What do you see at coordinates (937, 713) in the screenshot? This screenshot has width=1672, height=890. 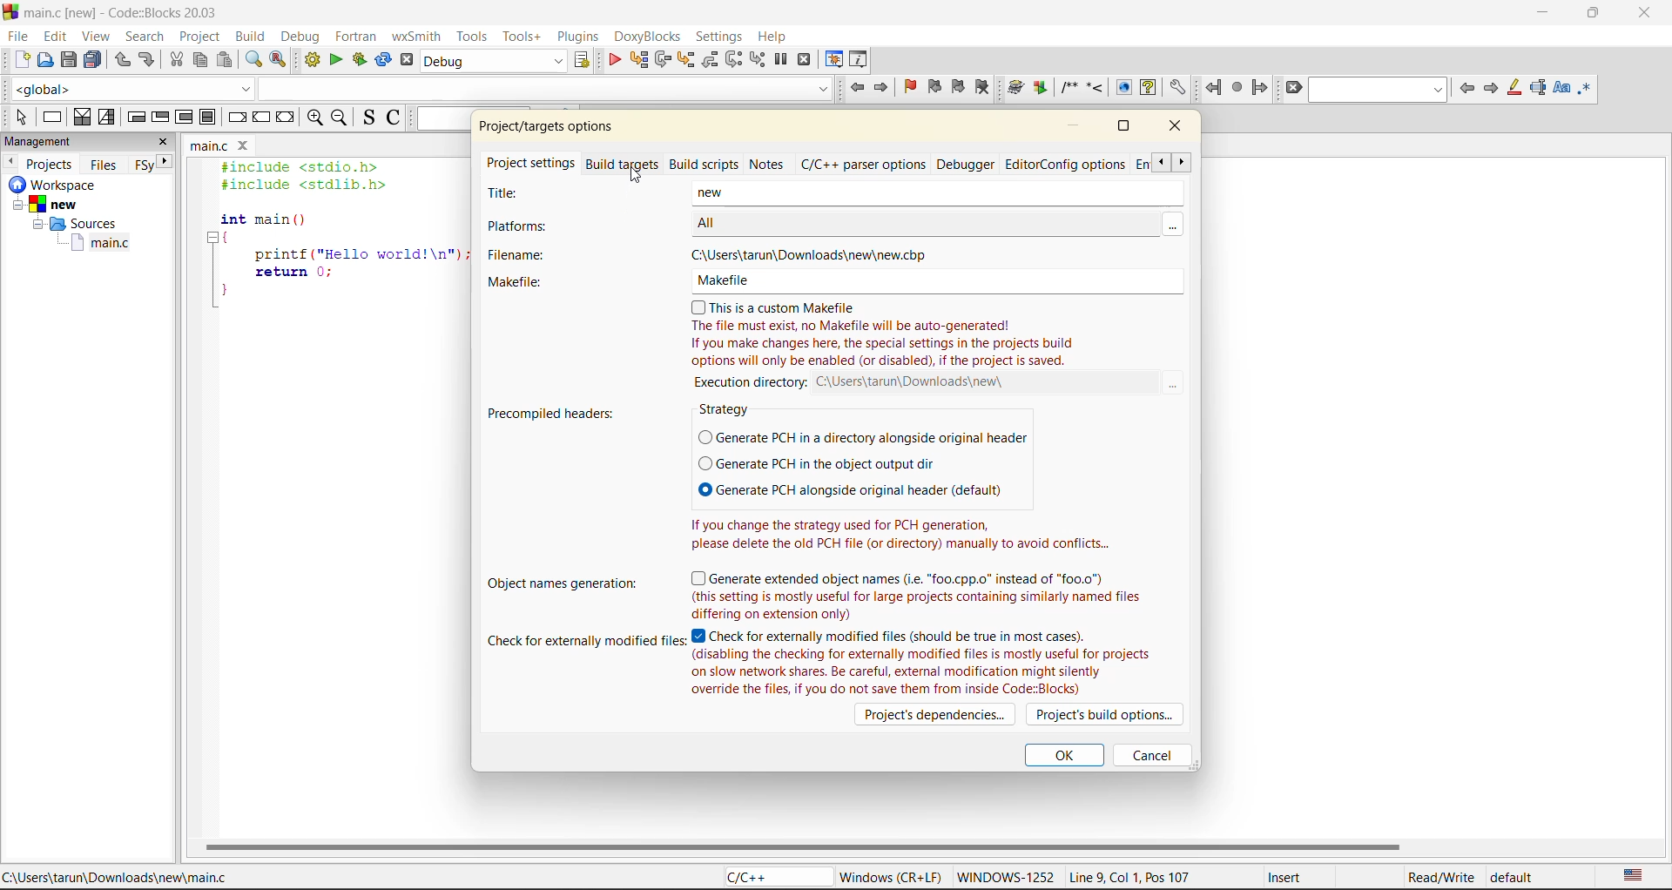 I see `projects dependencies` at bounding box center [937, 713].